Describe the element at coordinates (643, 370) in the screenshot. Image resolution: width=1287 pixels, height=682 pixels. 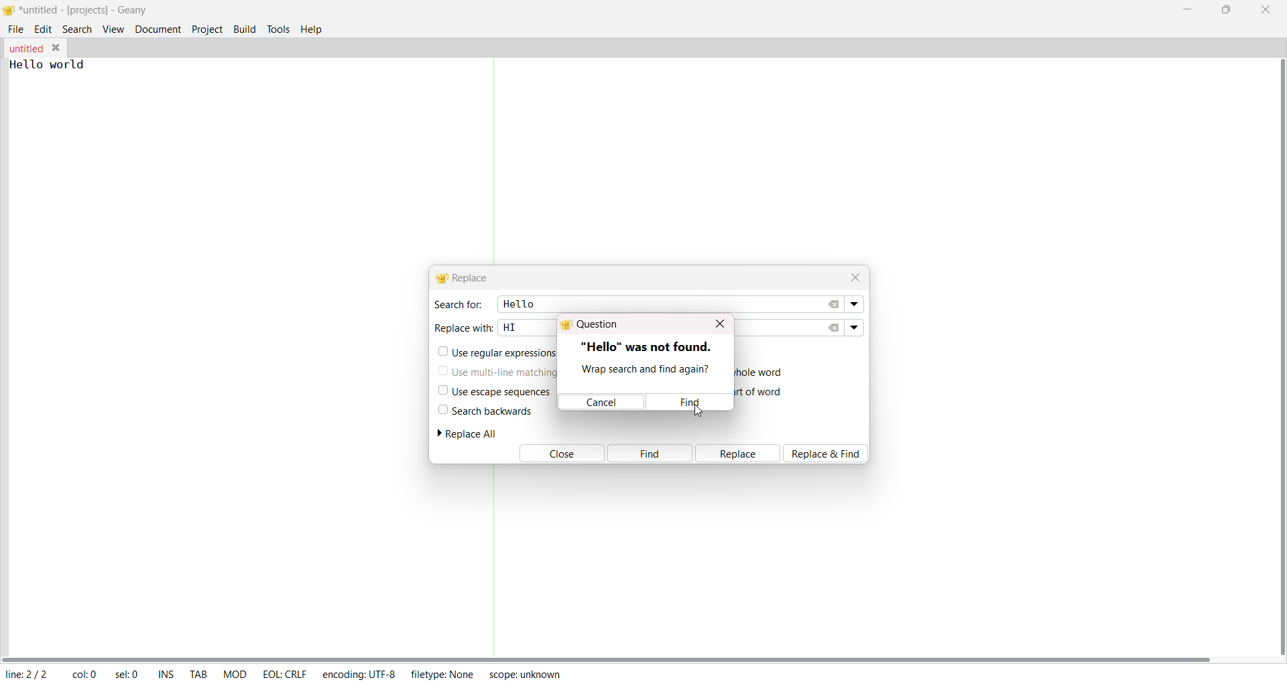
I see `Wrap search and find again.` at that location.